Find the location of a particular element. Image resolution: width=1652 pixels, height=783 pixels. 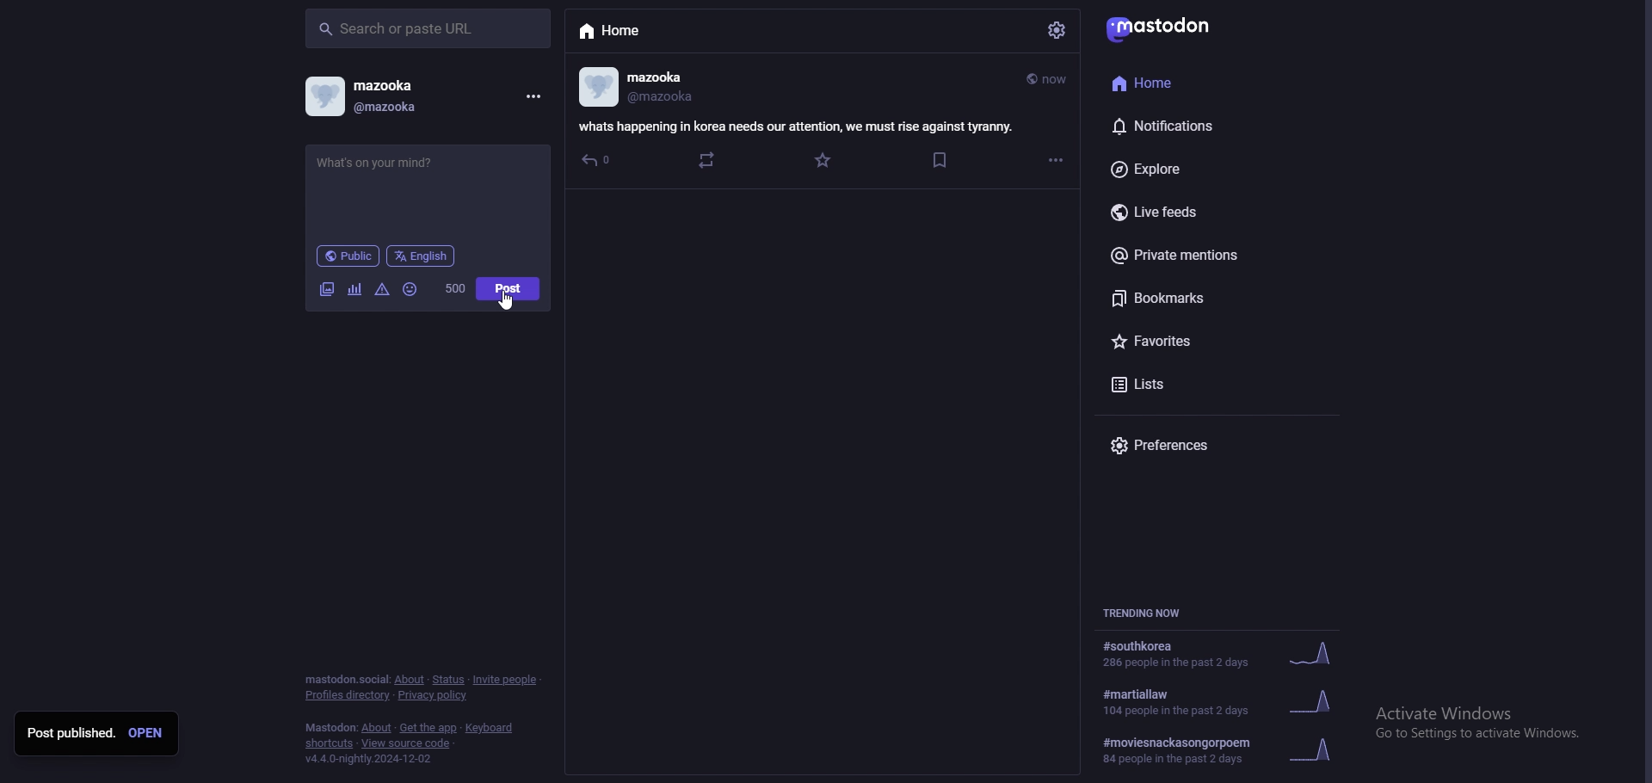

explore is located at coordinates (1211, 169).